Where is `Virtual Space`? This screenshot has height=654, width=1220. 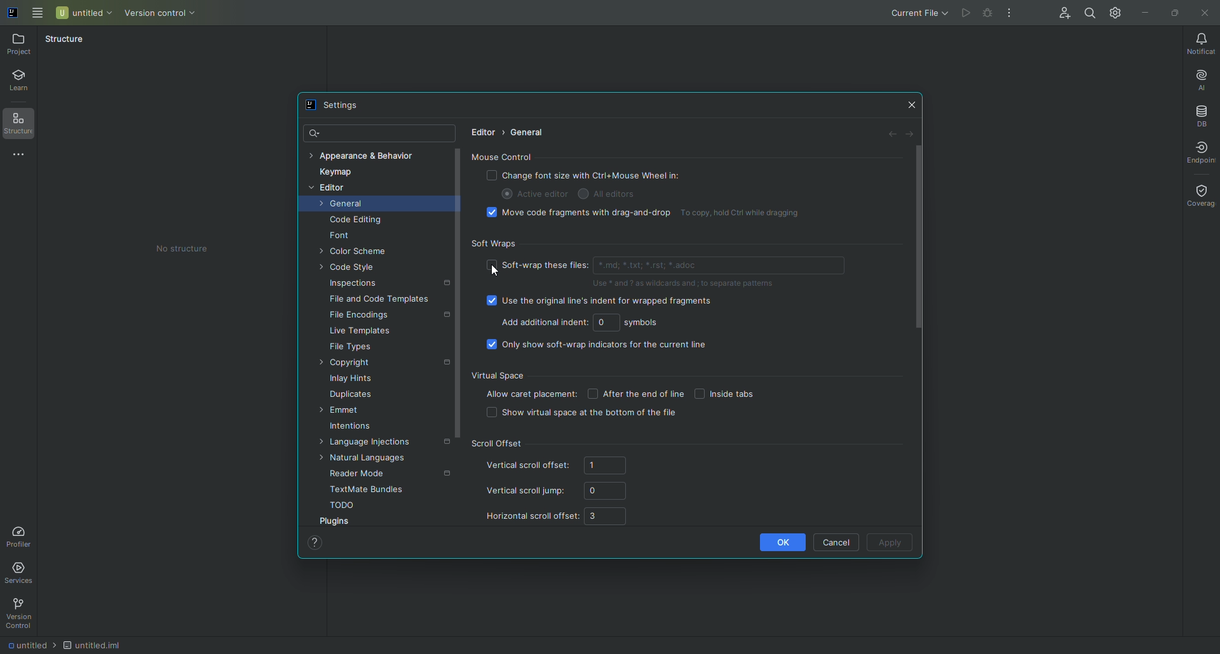
Virtual Space is located at coordinates (648, 395).